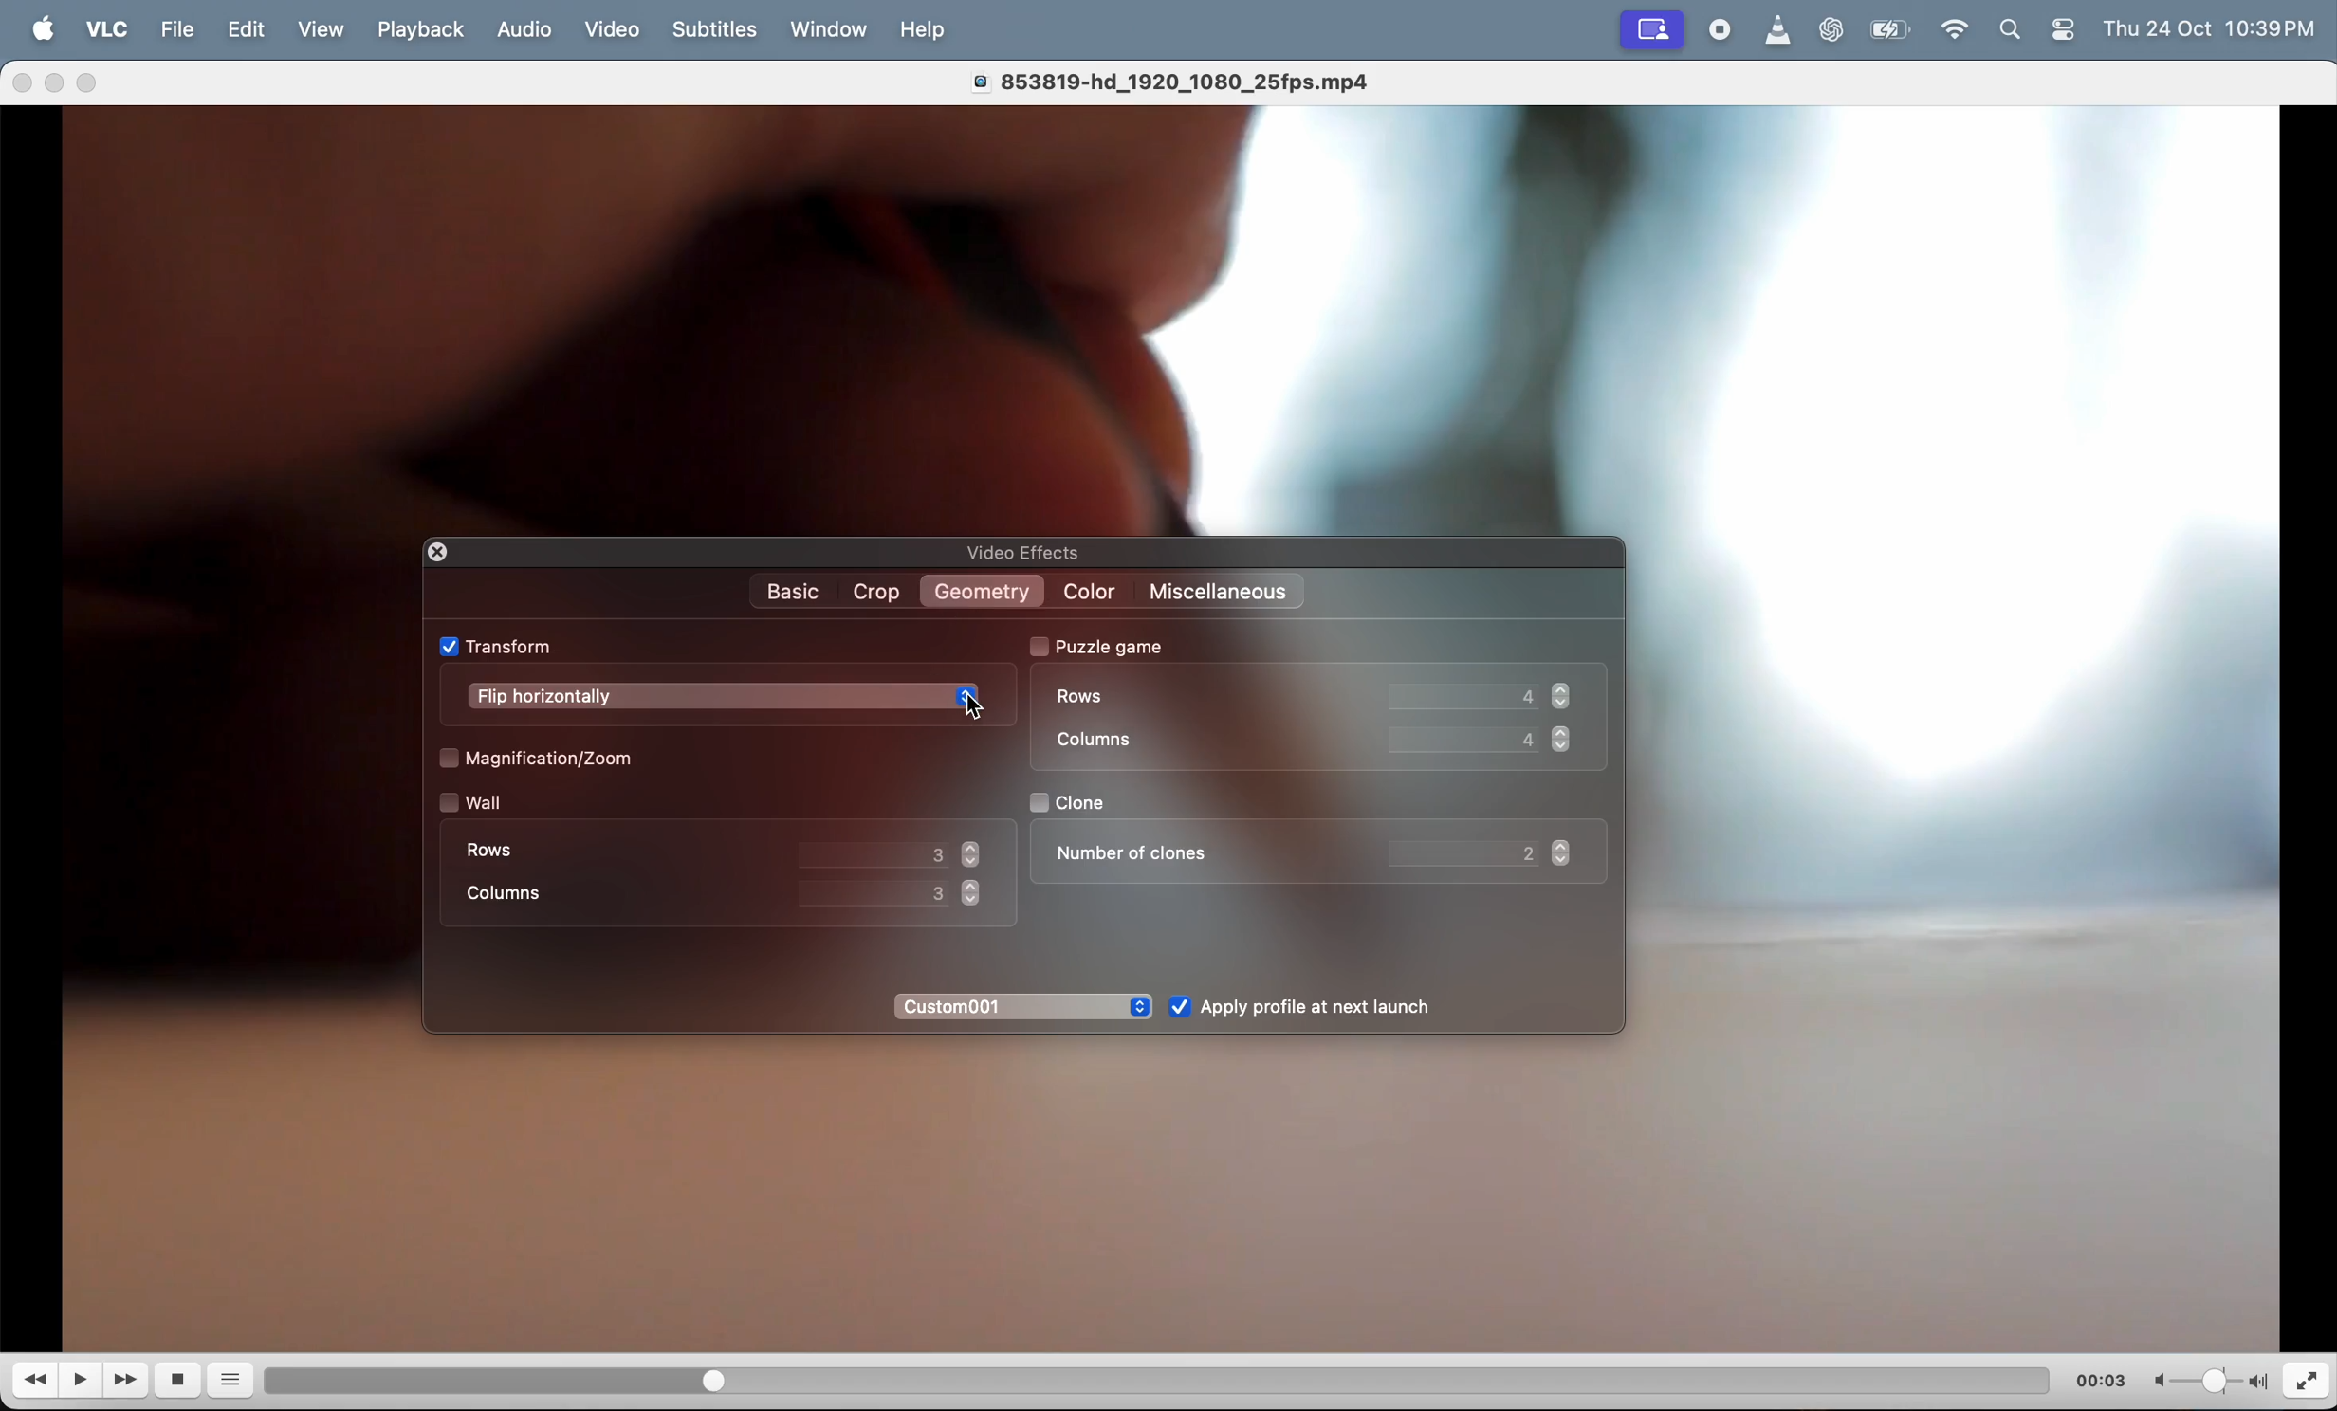 The image size is (2337, 1411). Describe the element at coordinates (725, 696) in the screenshot. I see `flip horrizontally` at that location.